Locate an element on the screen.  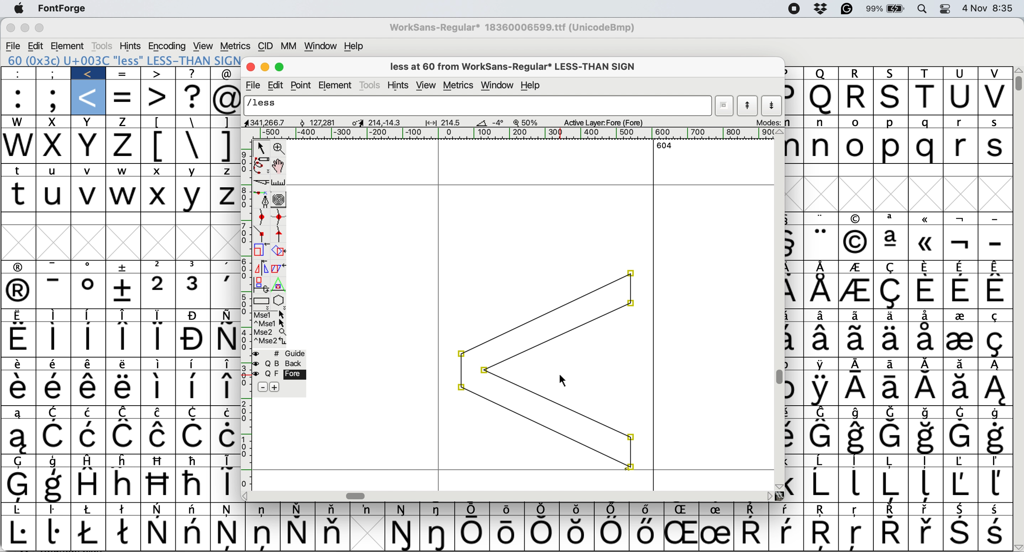
Symbol is located at coordinates (820, 437).